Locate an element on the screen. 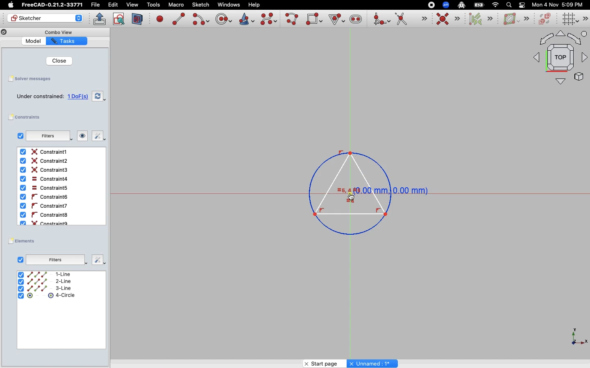  Swap is located at coordinates (99, 95).